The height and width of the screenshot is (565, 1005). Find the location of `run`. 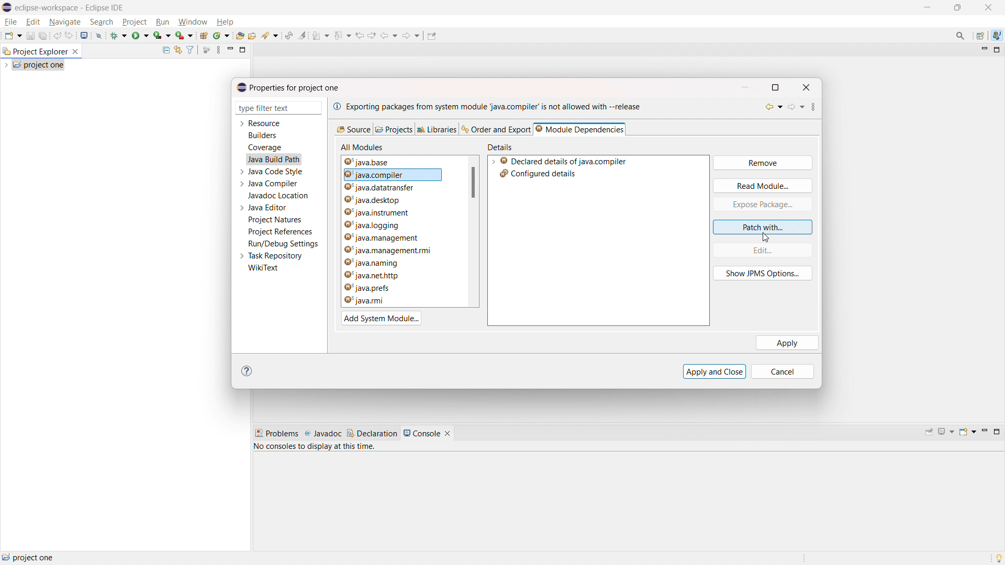

run is located at coordinates (140, 35).